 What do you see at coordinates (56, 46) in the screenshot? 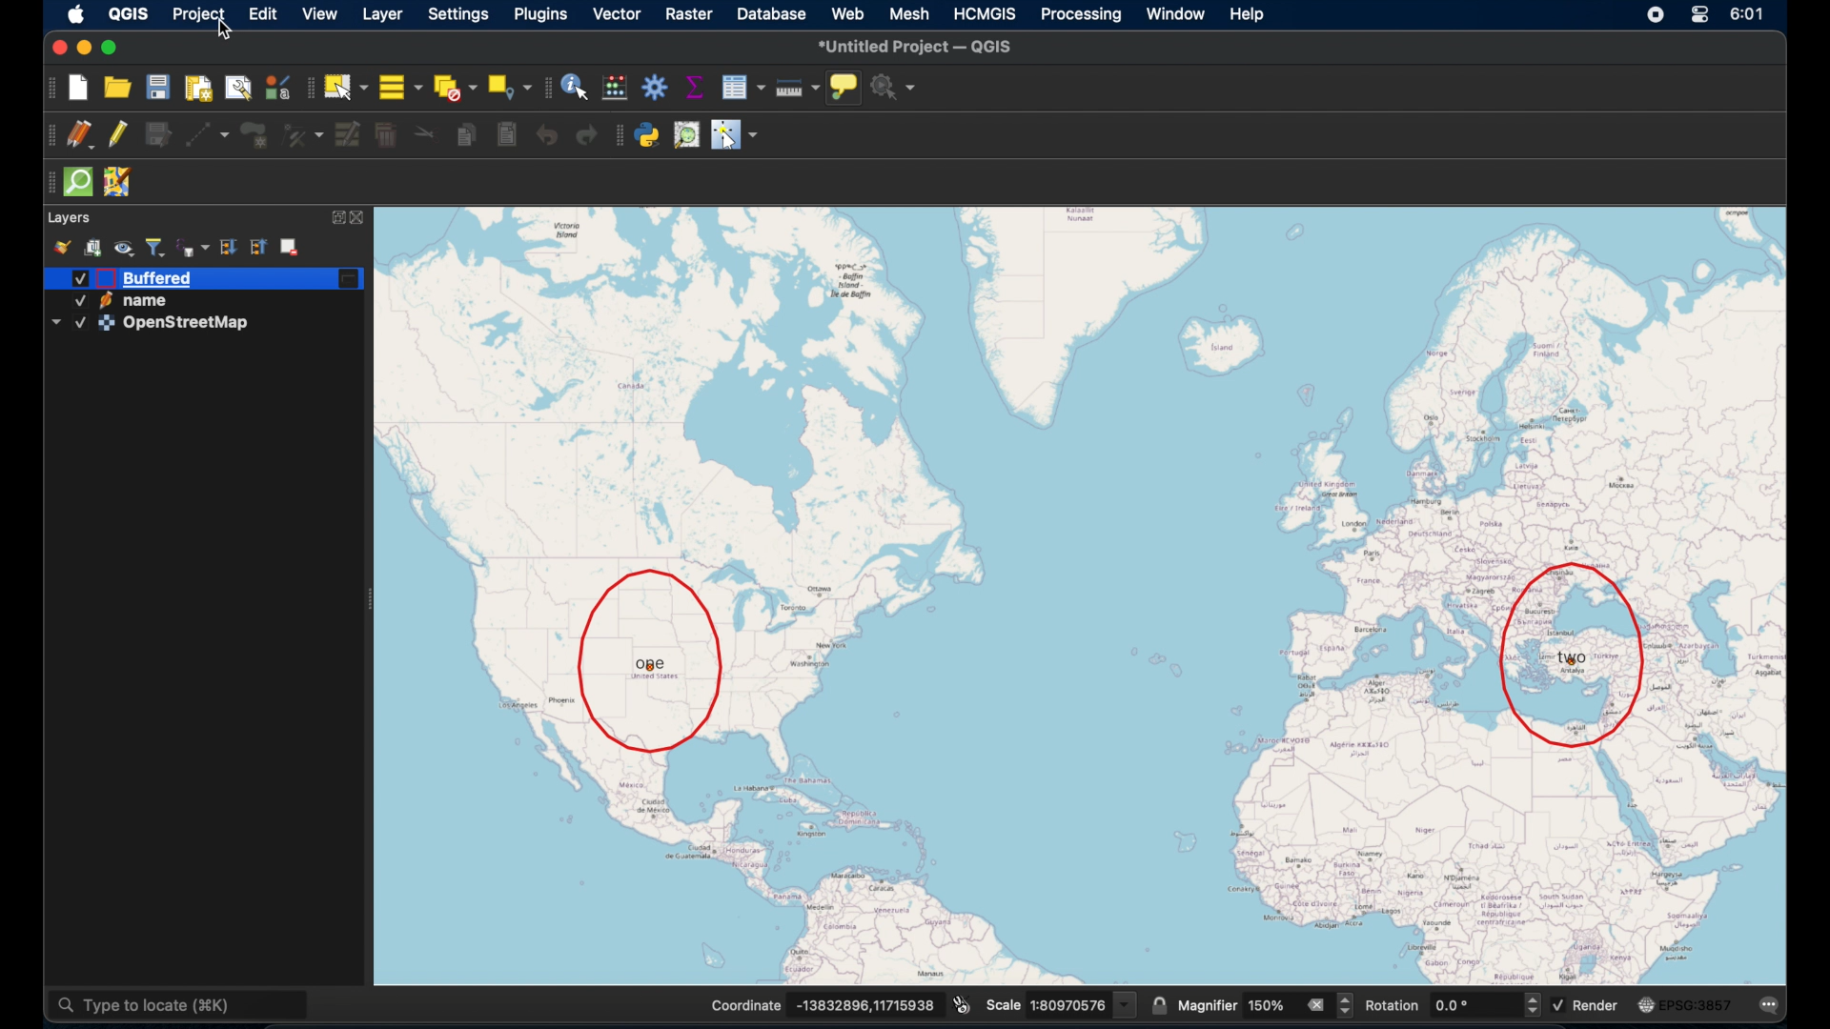
I see `close` at bounding box center [56, 46].